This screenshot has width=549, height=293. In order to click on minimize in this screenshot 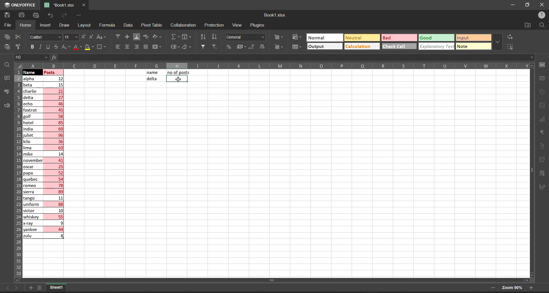, I will do `click(514, 5)`.